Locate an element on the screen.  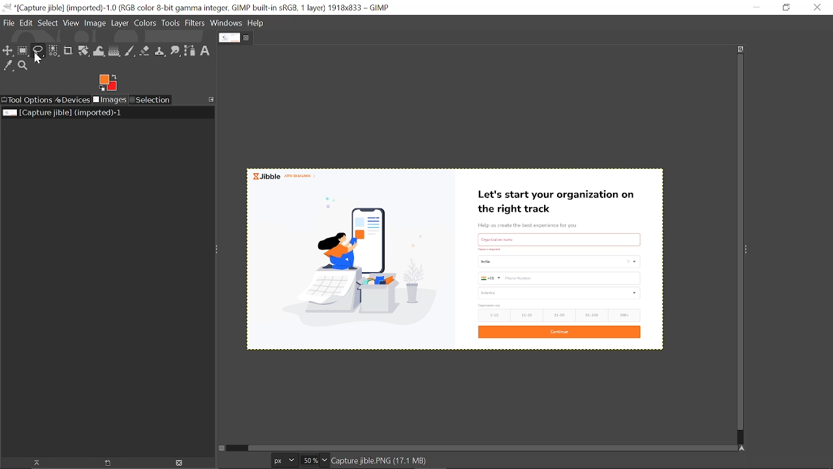
Unified transform tool is located at coordinates (83, 51).